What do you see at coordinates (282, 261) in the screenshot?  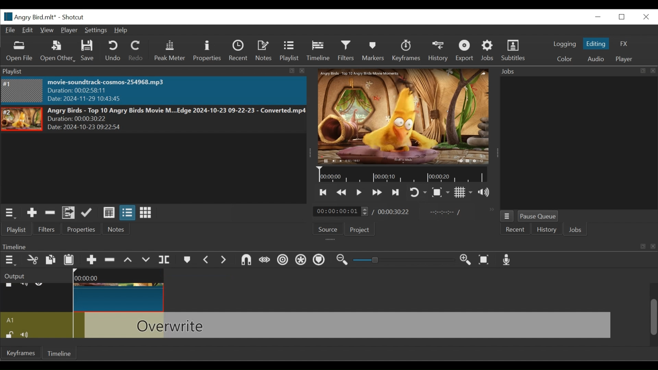 I see `Ripple` at bounding box center [282, 261].